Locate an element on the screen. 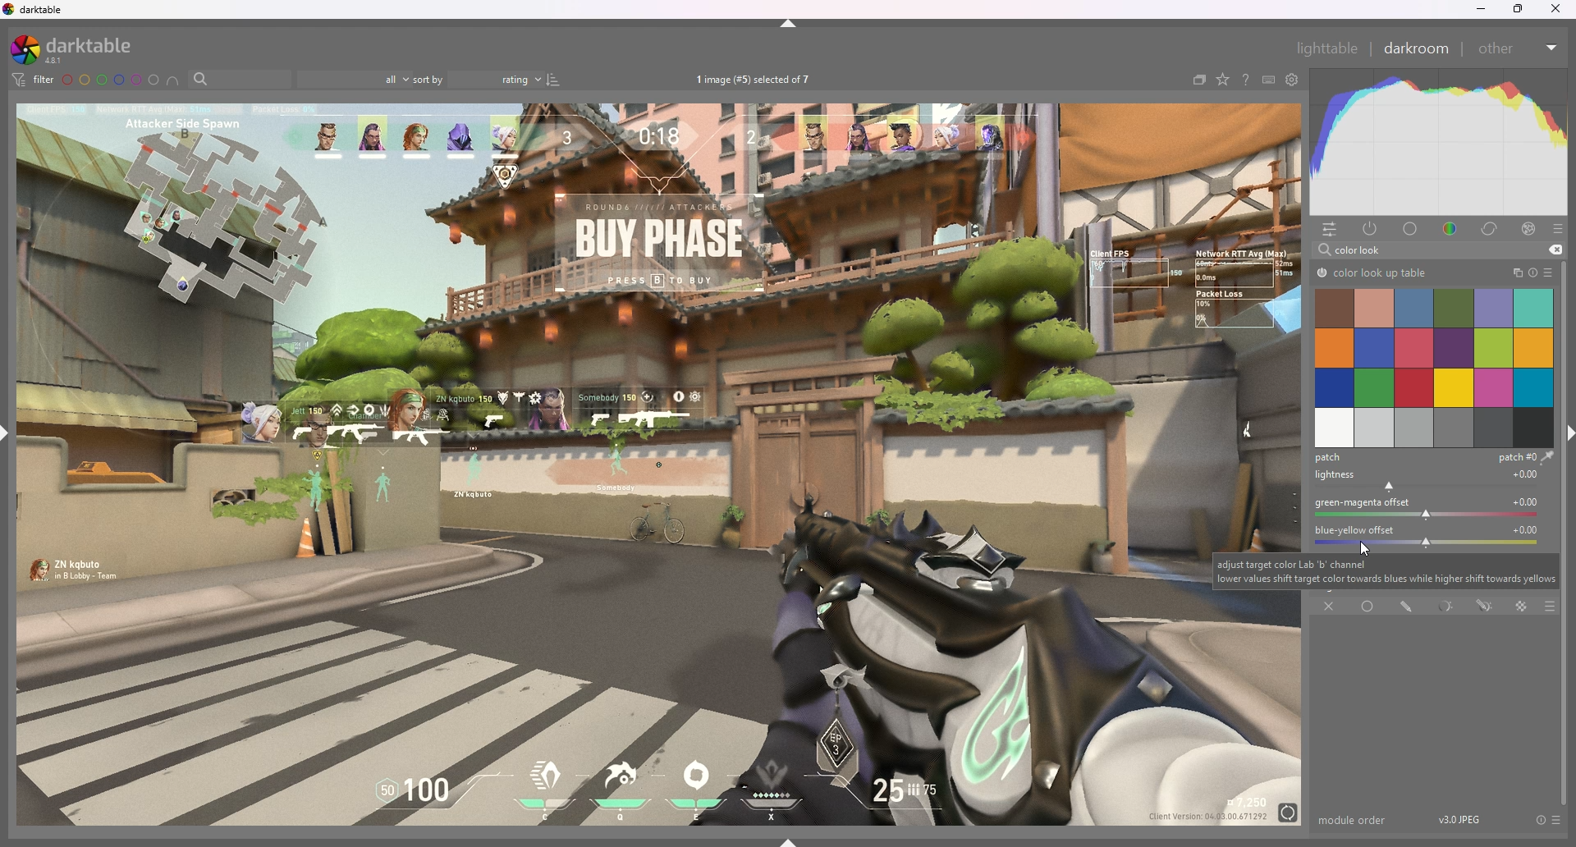 The image size is (1576, 847). presets is located at coordinates (1551, 272).